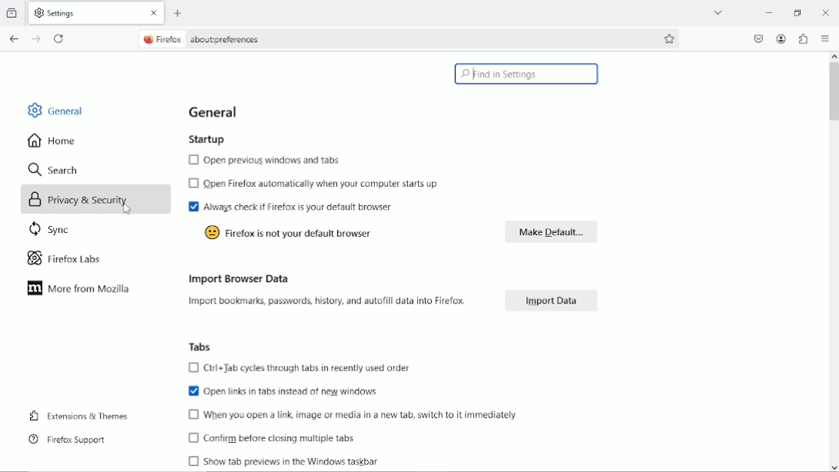 This screenshot has width=839, height=472. I want to click on text, so click(279, 437).